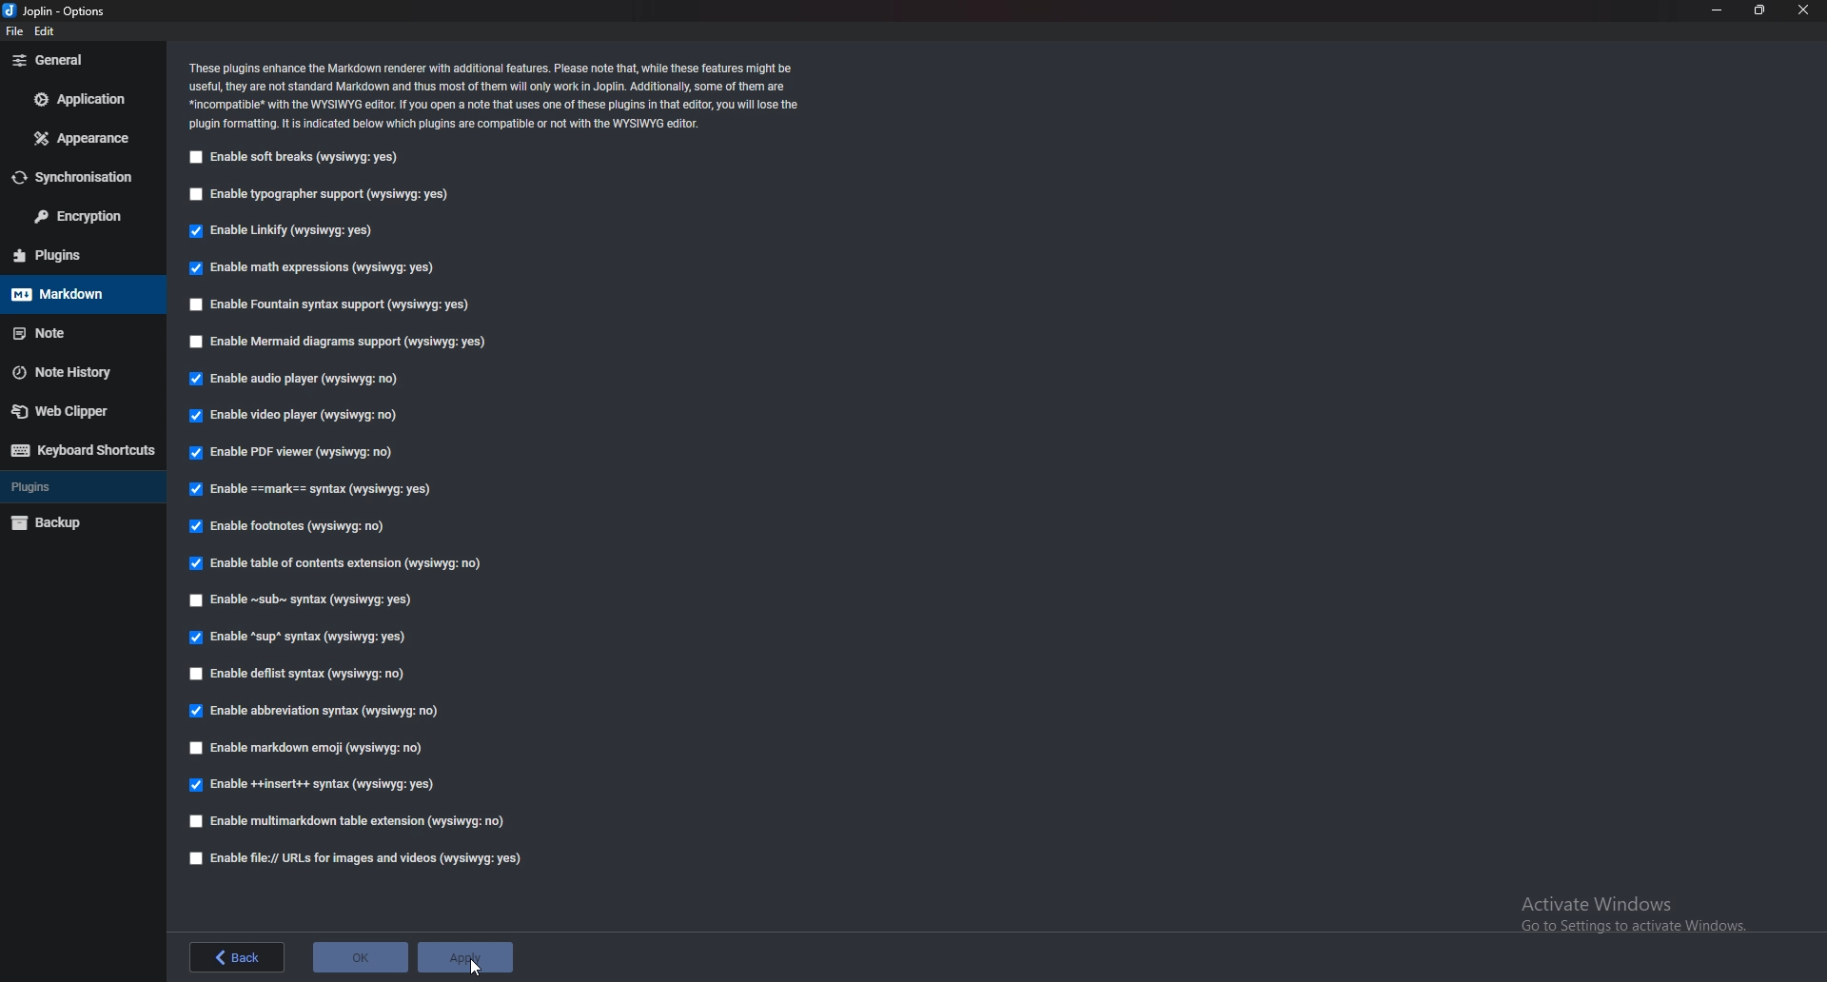 Image resolution: width=1827 pixels, height=982 pixels. I want to click on Enable fountain syntax support, so click(342, 306).